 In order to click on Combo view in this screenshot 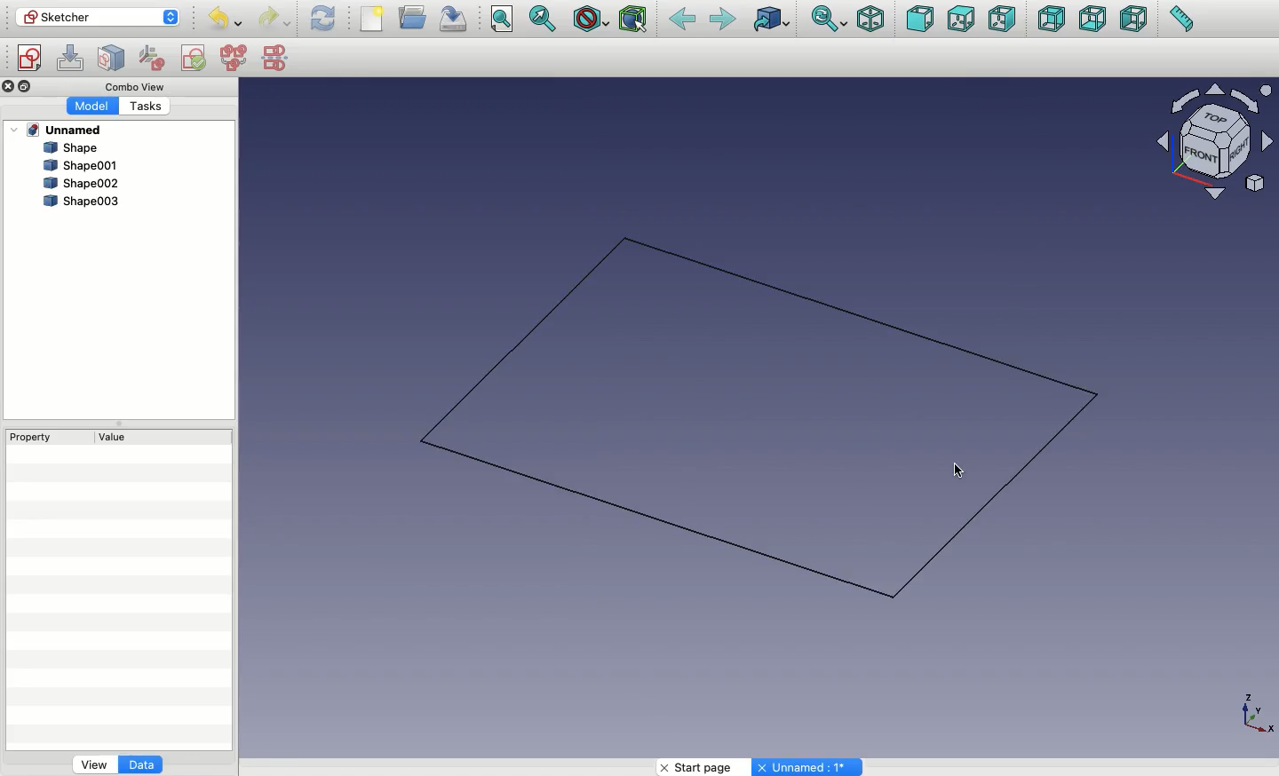, I will do `click(134, 88)`.